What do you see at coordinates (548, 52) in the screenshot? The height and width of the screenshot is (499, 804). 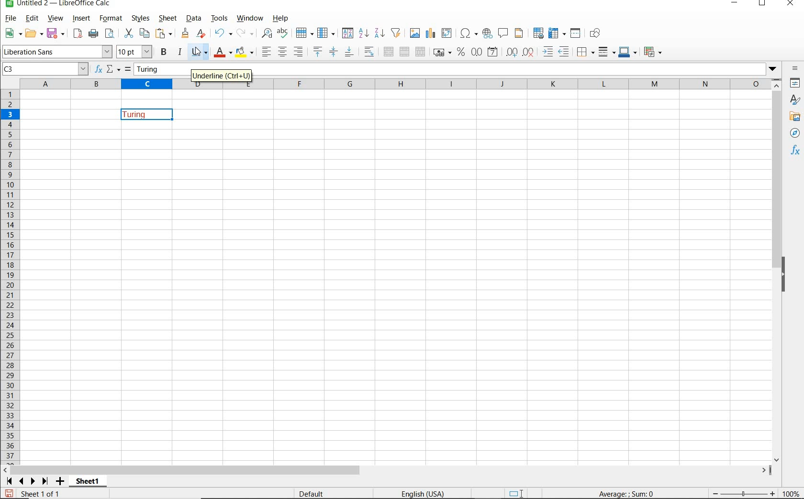 I see `INCREASE INDENT` at bounding box center [548, 52].